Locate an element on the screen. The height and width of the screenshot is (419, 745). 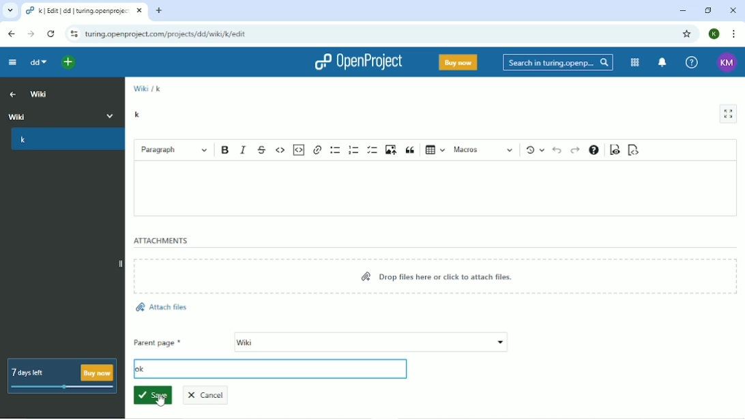
Macros is located at coordinates (484, 150).